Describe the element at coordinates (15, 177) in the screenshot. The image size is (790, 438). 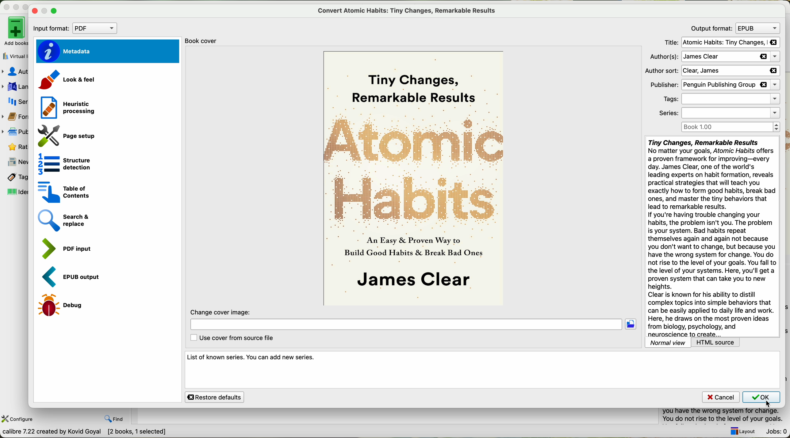
I see `tags` at that location.